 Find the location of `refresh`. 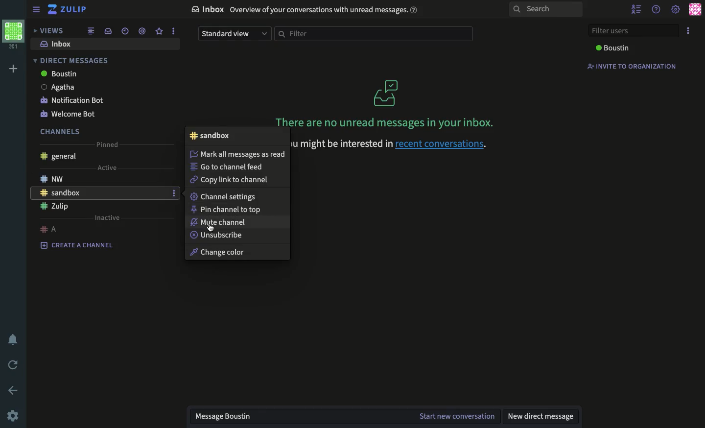

refresh is located at coordinates (12, 366).